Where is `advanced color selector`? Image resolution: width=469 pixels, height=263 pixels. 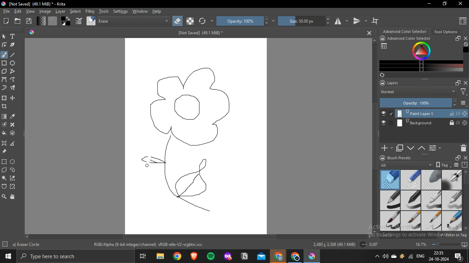
advanced color selector is located at coordinates (405, 31).